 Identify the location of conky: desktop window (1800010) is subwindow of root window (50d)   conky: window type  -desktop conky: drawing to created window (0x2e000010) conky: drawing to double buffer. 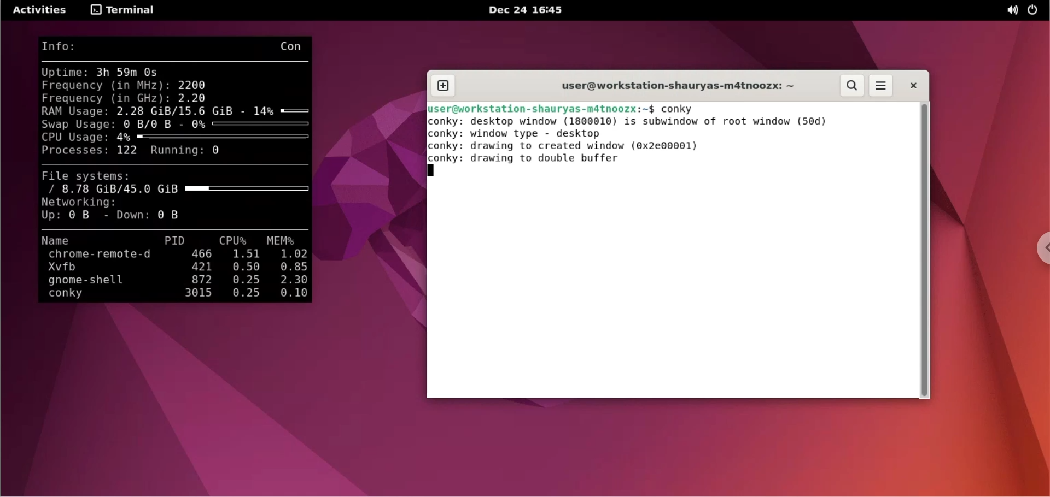
(671, 152).